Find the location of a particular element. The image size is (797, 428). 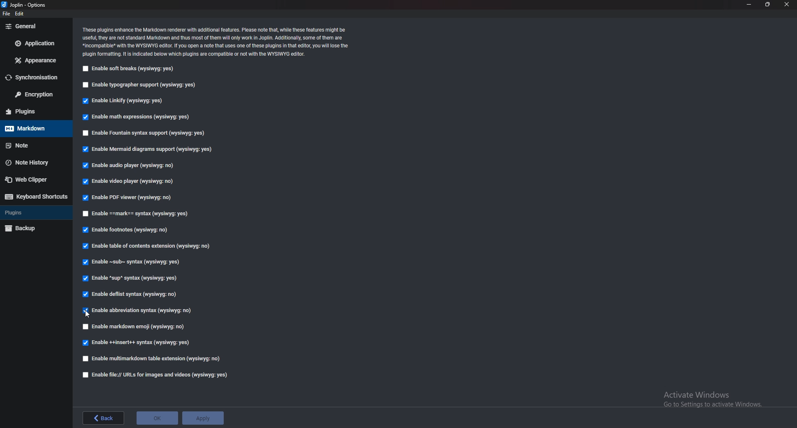

Enable sup syntax is located at coordinates (131, 278).